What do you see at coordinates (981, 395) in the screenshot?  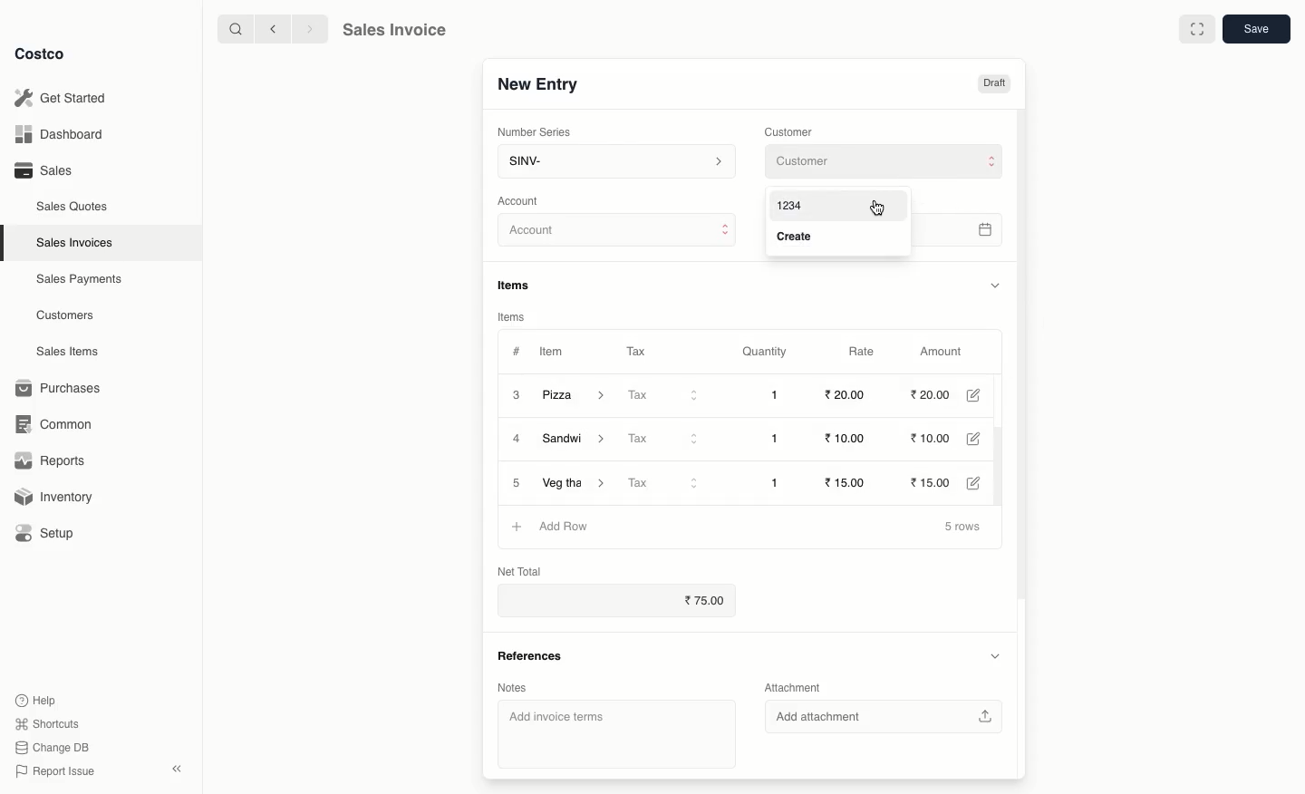 I see `Edit` at bounding box center [981, 395].